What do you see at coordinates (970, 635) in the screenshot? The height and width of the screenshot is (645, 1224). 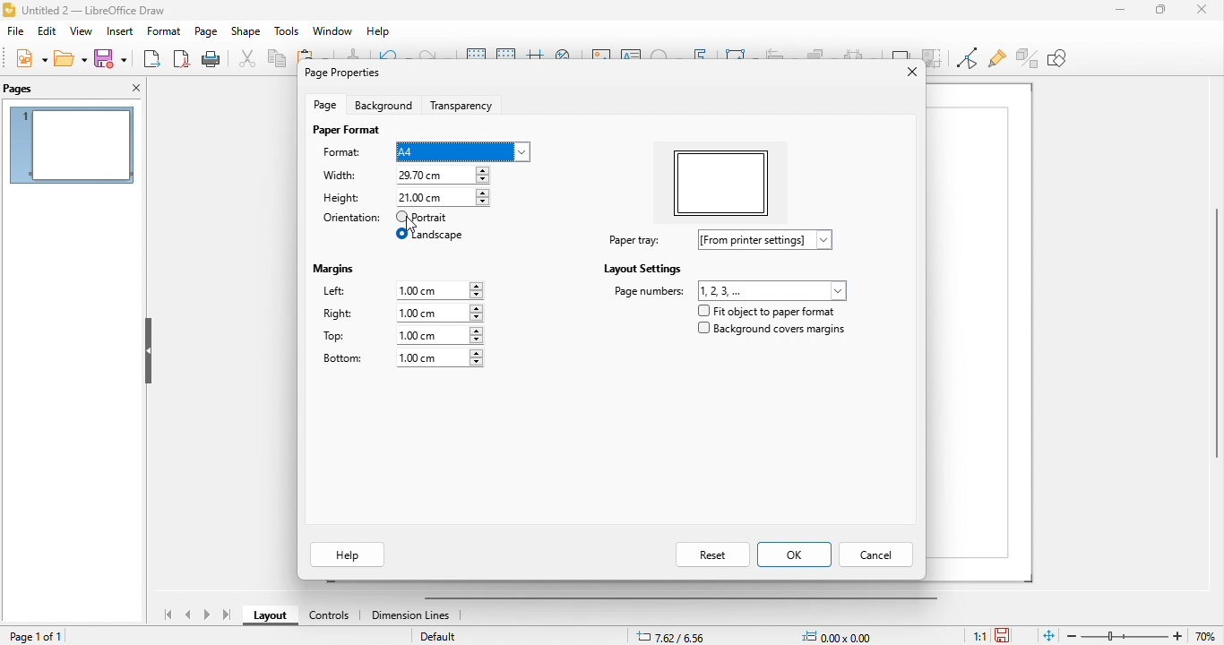 I see `1:1` at bounding box center [970, 635].